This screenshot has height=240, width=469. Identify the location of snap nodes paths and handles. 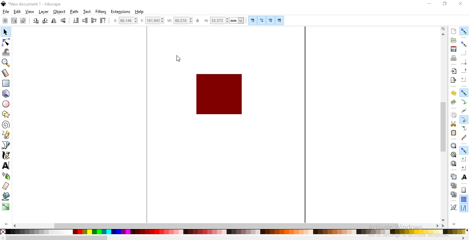
(464, 93).